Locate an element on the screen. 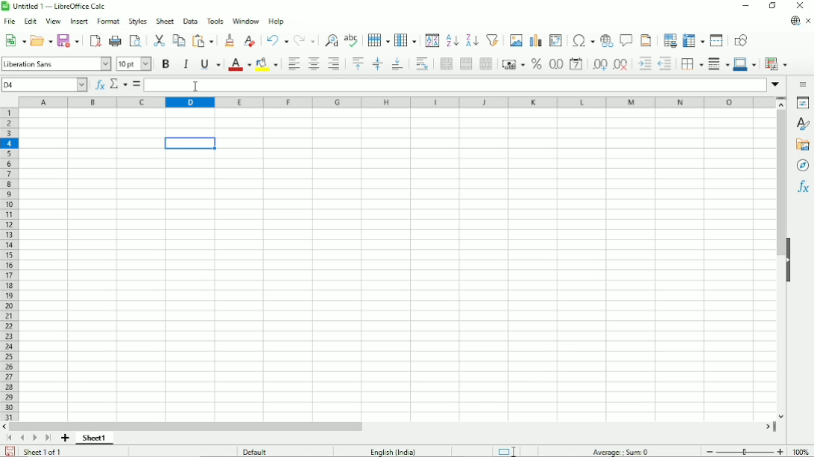  Redo is located at coordinates (306, 41).